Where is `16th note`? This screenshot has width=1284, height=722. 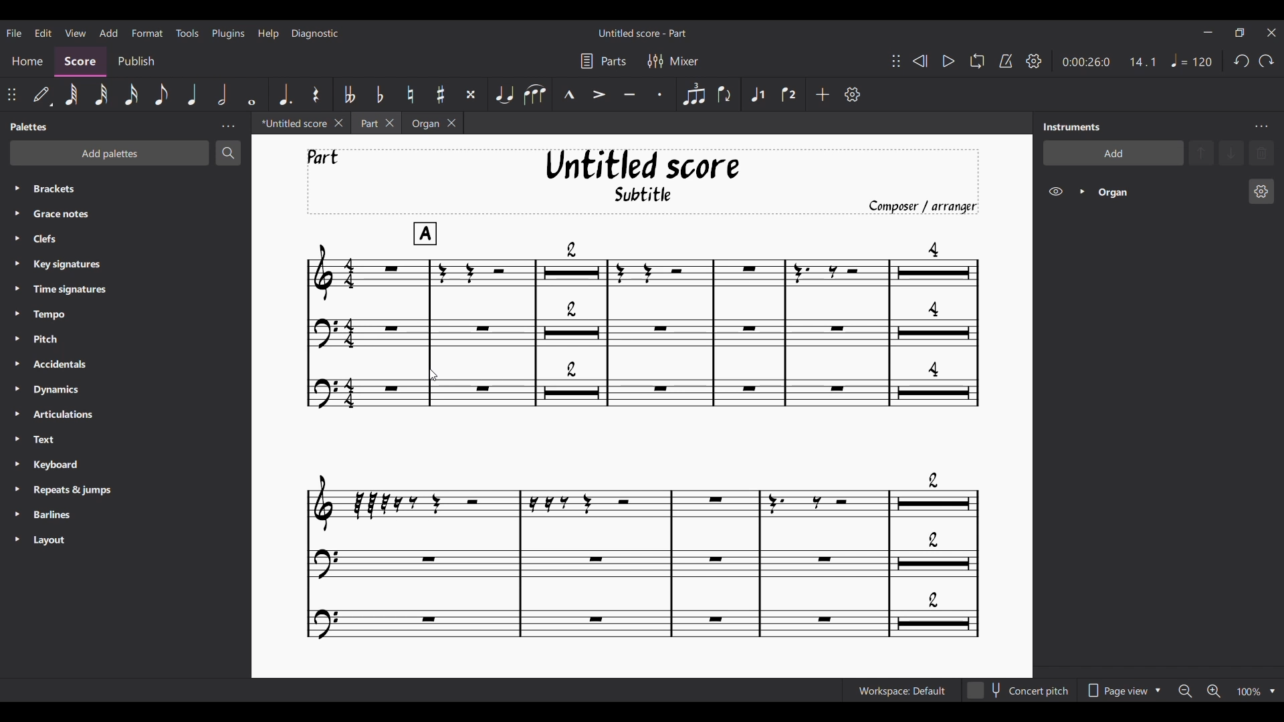 16th note is located at coordinates (131, 94).